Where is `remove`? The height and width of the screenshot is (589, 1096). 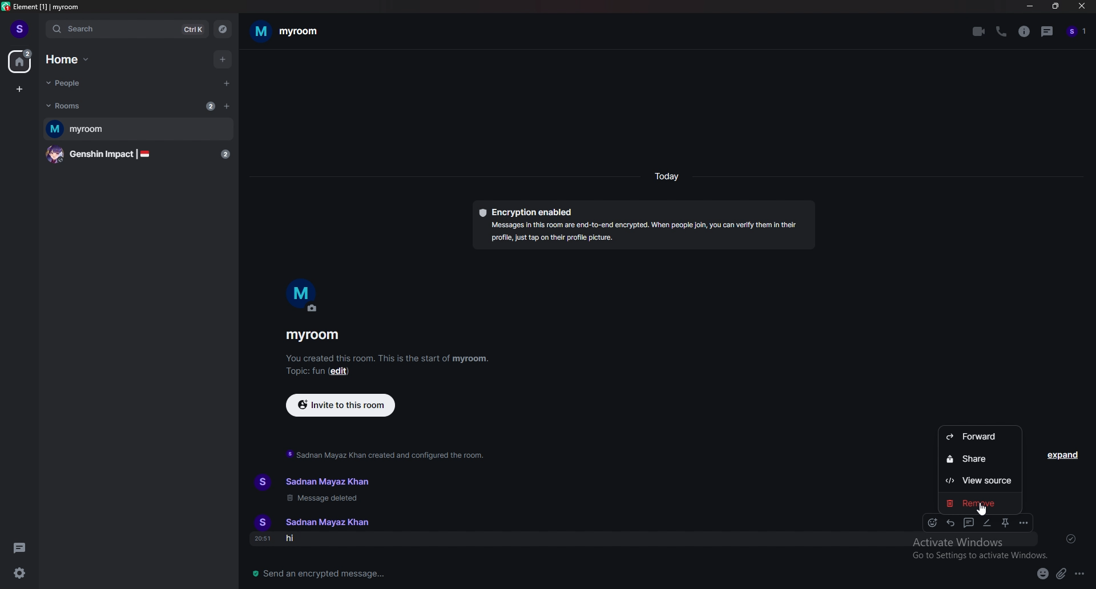
remove is located at coordinates (977, 501).